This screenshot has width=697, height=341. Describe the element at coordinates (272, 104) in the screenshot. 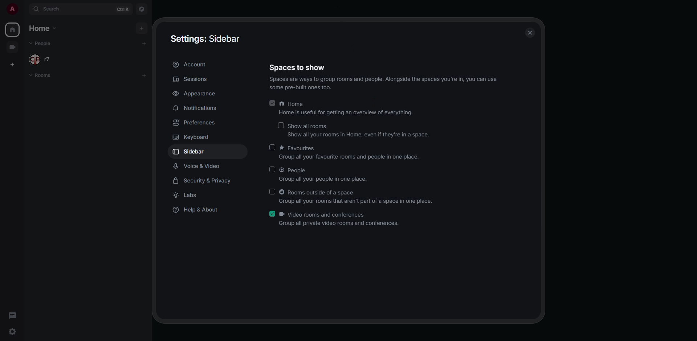

I see `enabled` at that location.